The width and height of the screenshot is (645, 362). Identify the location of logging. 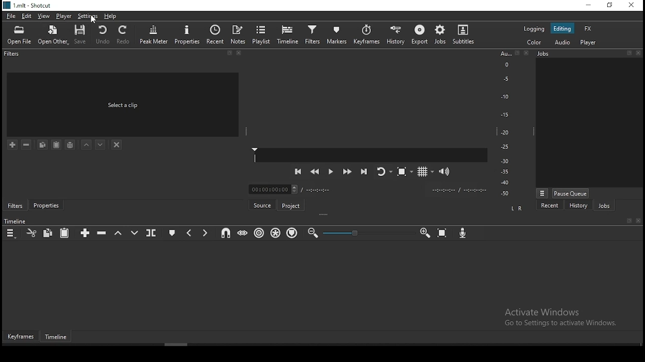
(533, 29).